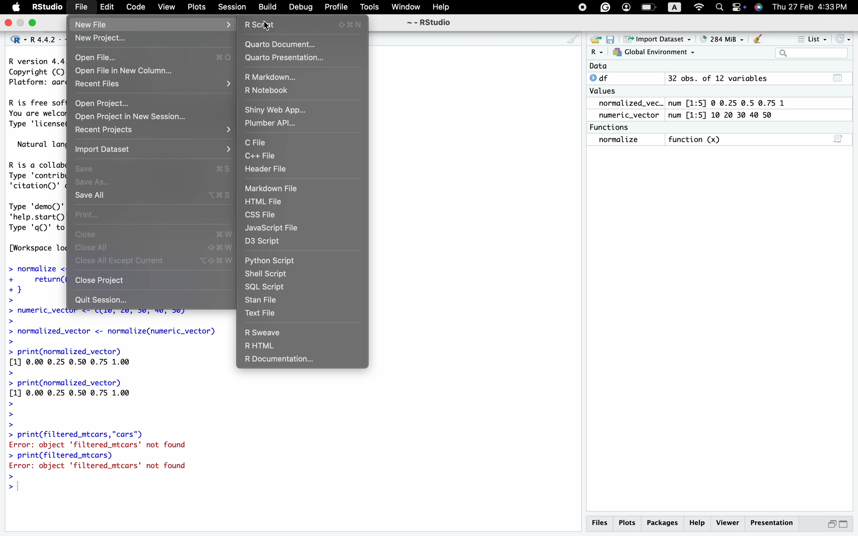  What do you see at coordinates (271, 260) in the screenshot?
I see `Python Script` at bounding box center [271, 260].